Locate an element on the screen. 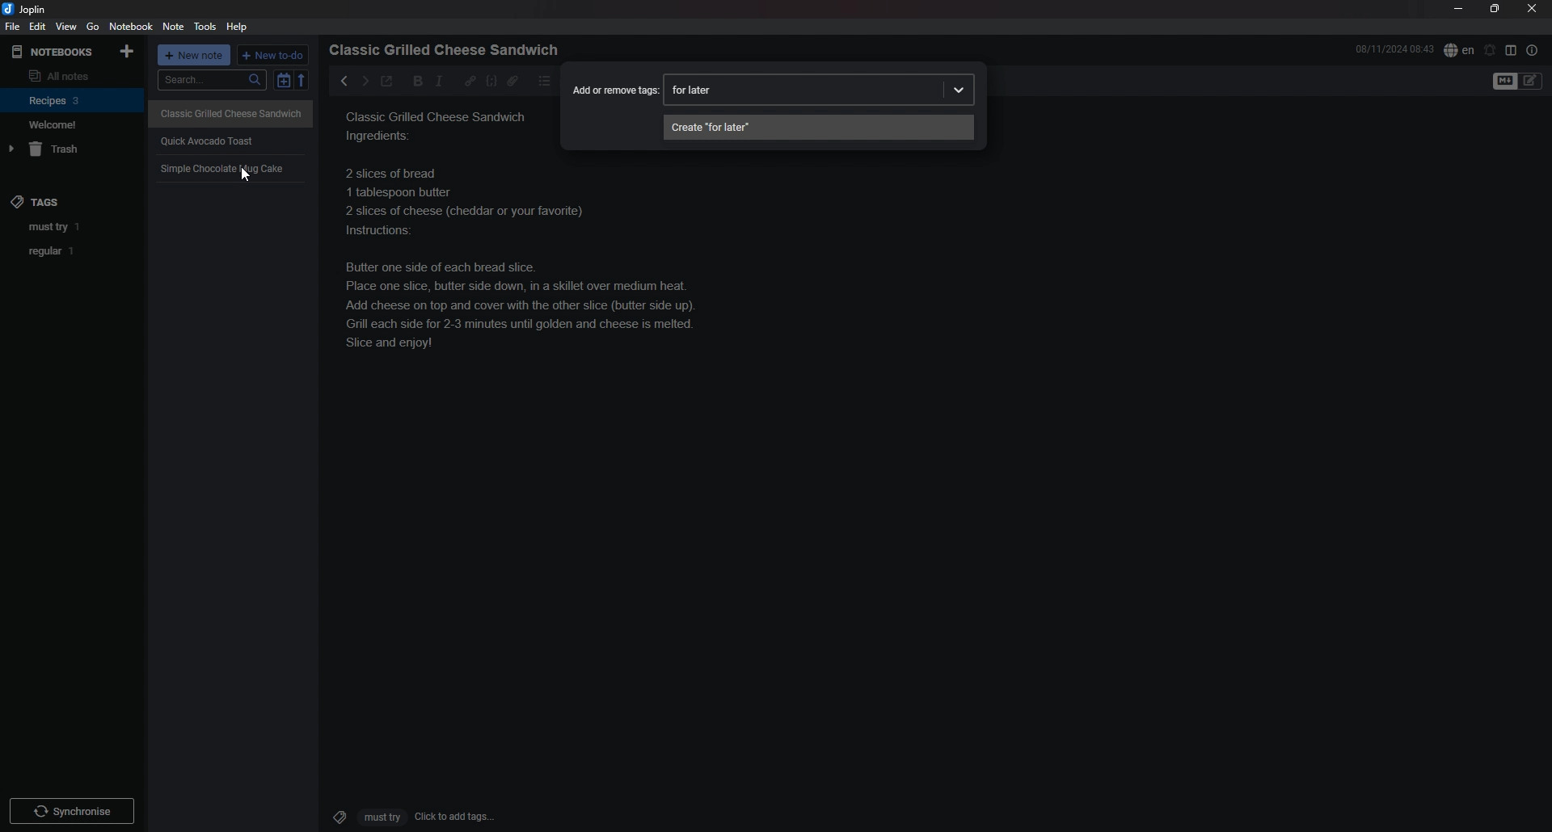 The height and width of the screenshot is (832, 1552). all notes is located at coordinates (70, 75).